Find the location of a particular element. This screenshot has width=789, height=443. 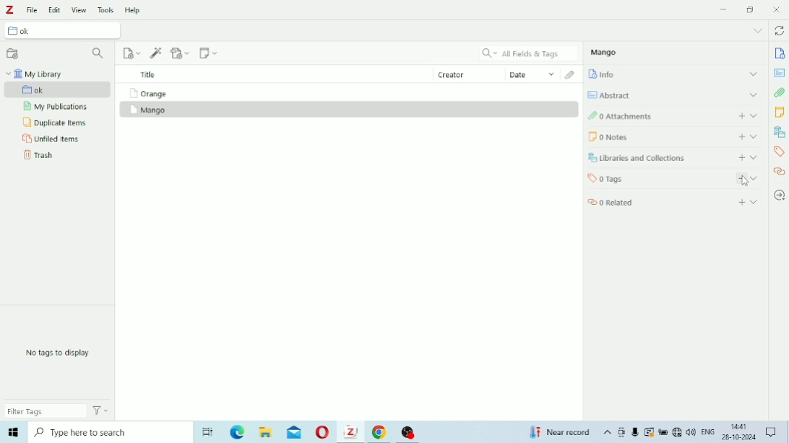

Add Attachment is located at coordinates (181, 53).